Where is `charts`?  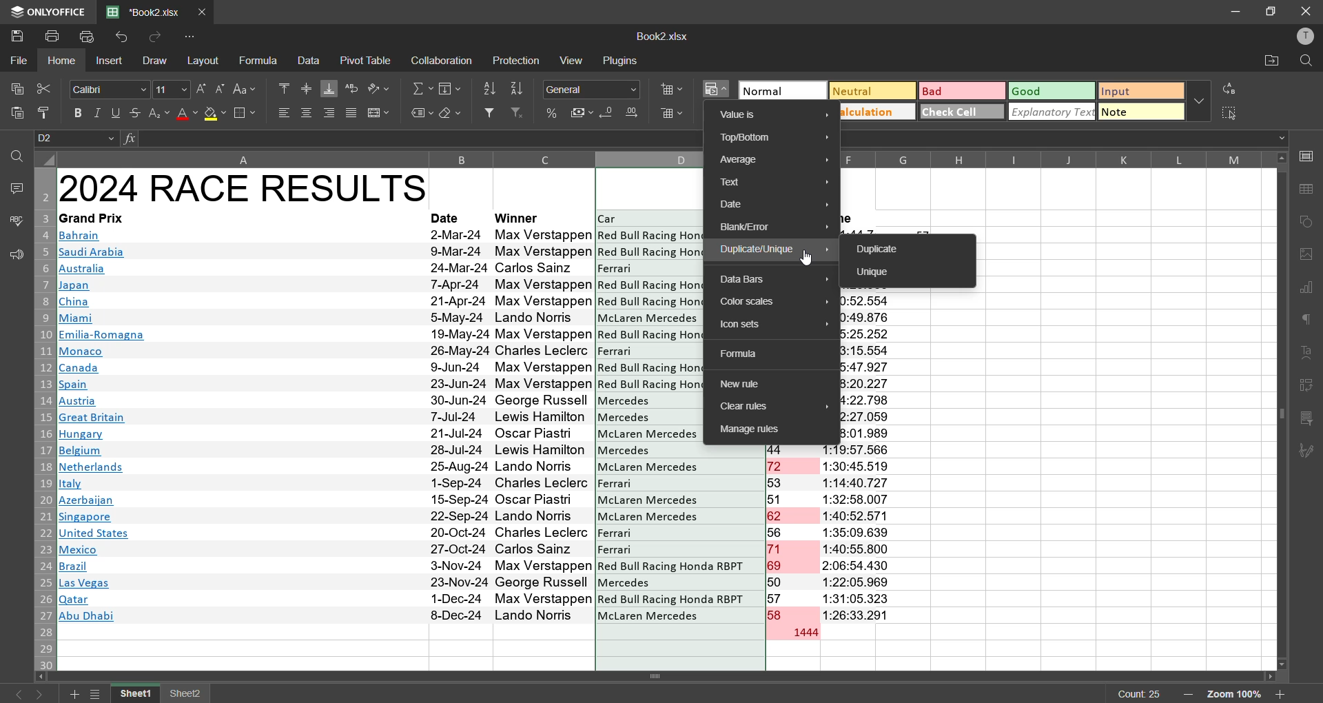 charts is located at coordinates (1307, 289).